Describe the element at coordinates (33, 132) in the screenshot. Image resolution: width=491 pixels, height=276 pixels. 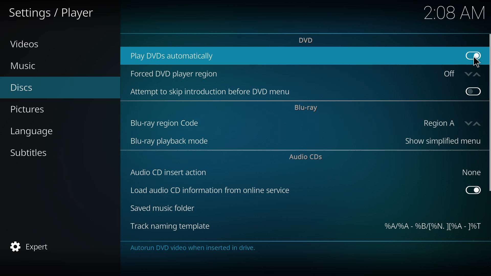
I see `language` at that location.